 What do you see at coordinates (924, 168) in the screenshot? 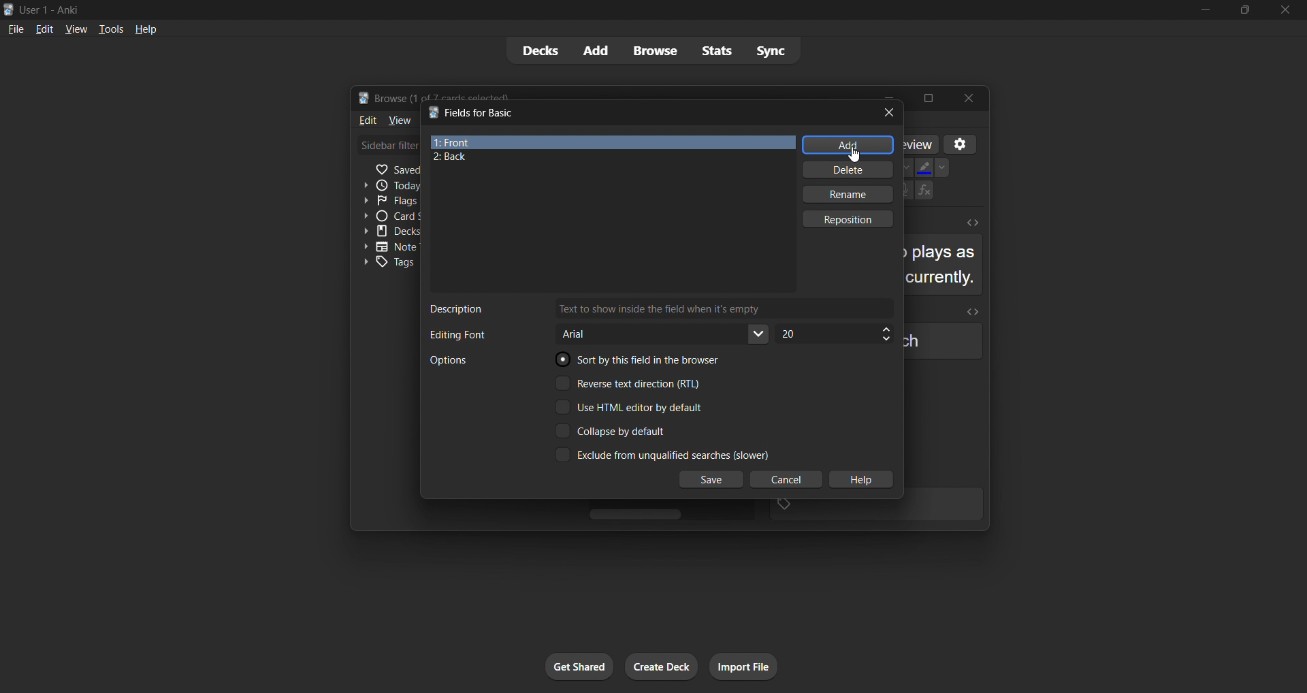
I see `Fill color` at bounding box center [924, 168].